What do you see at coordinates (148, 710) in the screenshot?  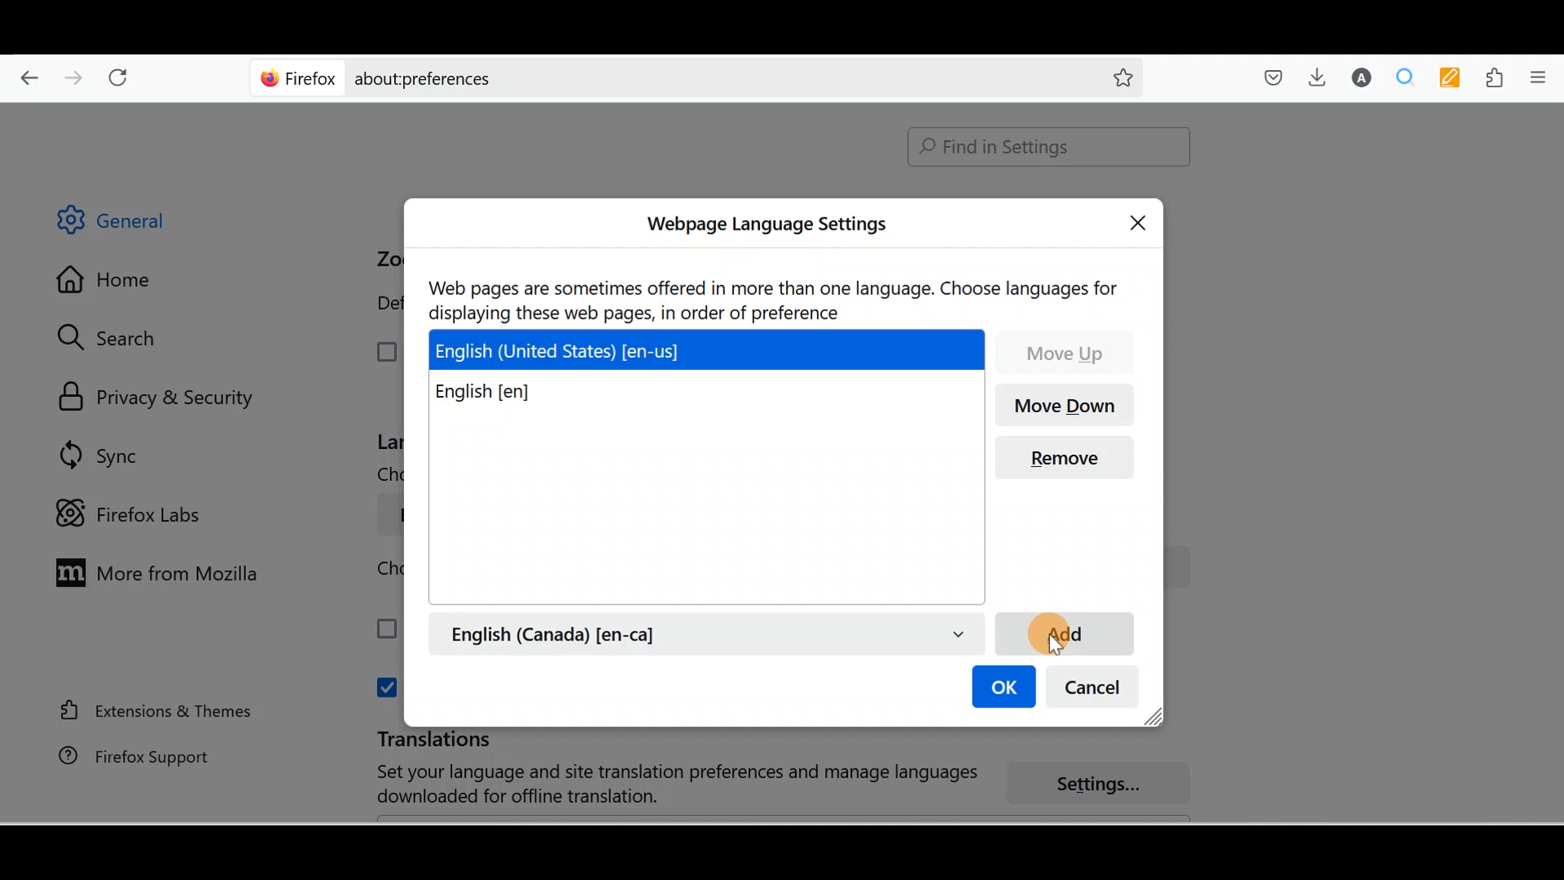 I see `Extension & Themes` at bounding box center [148, 710].